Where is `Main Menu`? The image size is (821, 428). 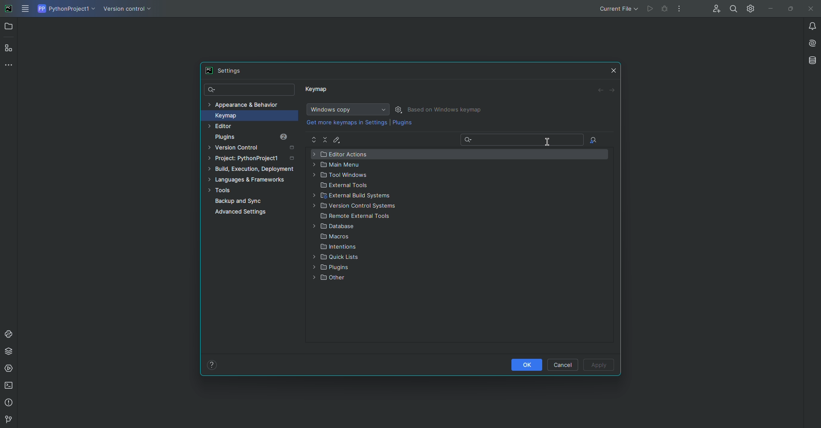 Main Menu is located at coordinates (26, 9).